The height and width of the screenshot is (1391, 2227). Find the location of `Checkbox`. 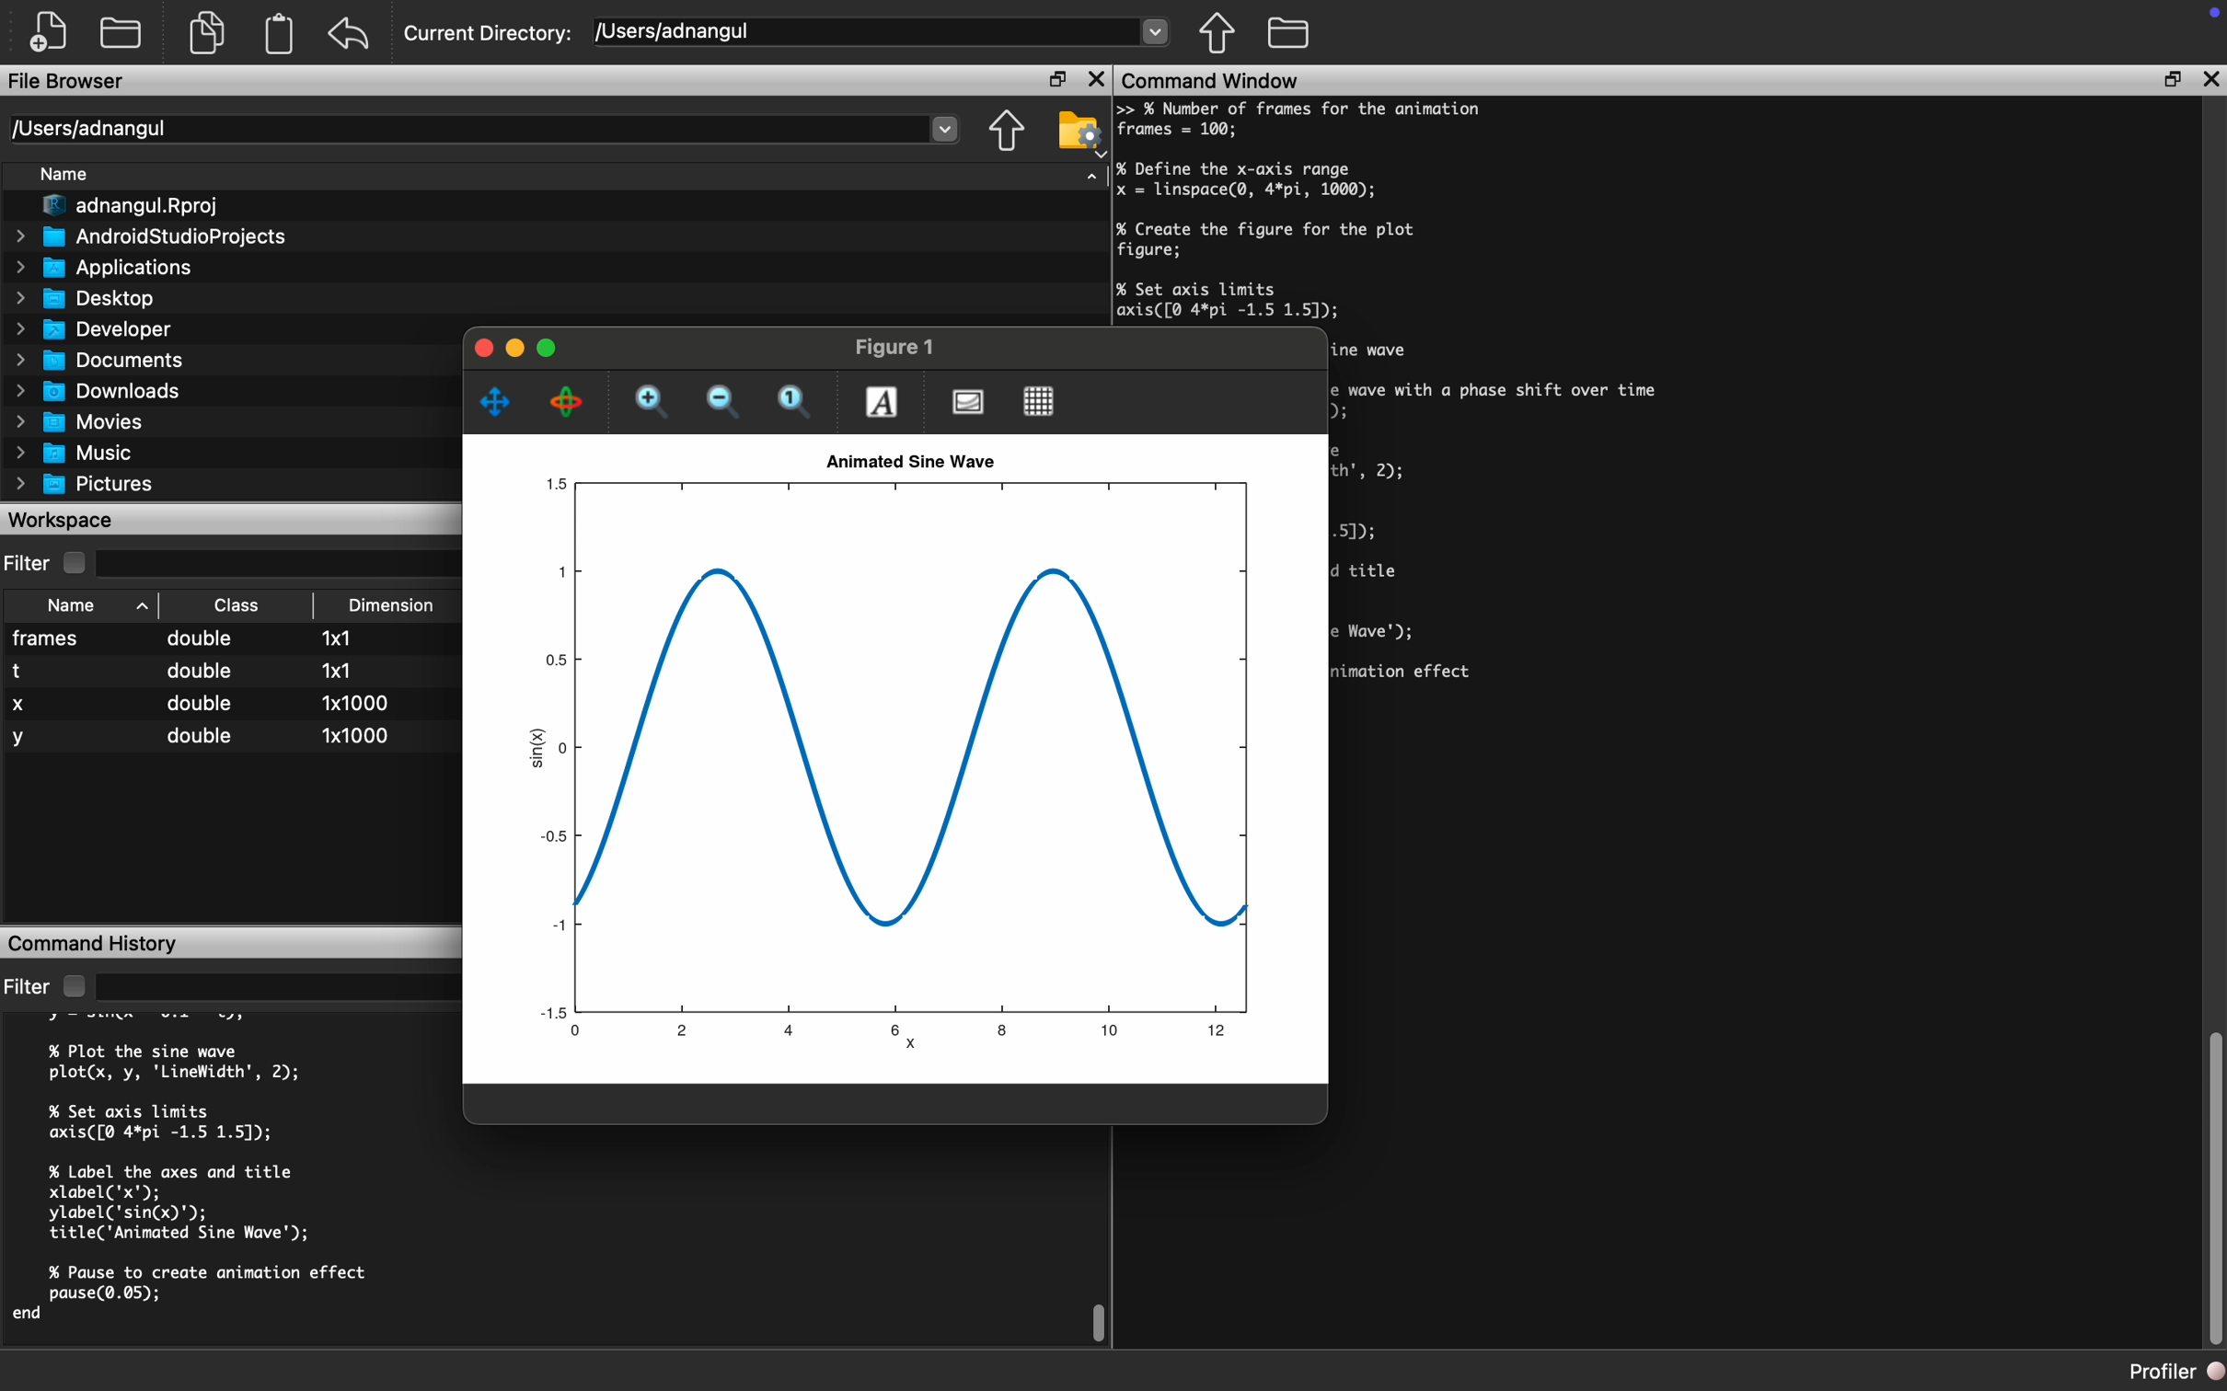

Checkbox is located at coordinates (75, 563).